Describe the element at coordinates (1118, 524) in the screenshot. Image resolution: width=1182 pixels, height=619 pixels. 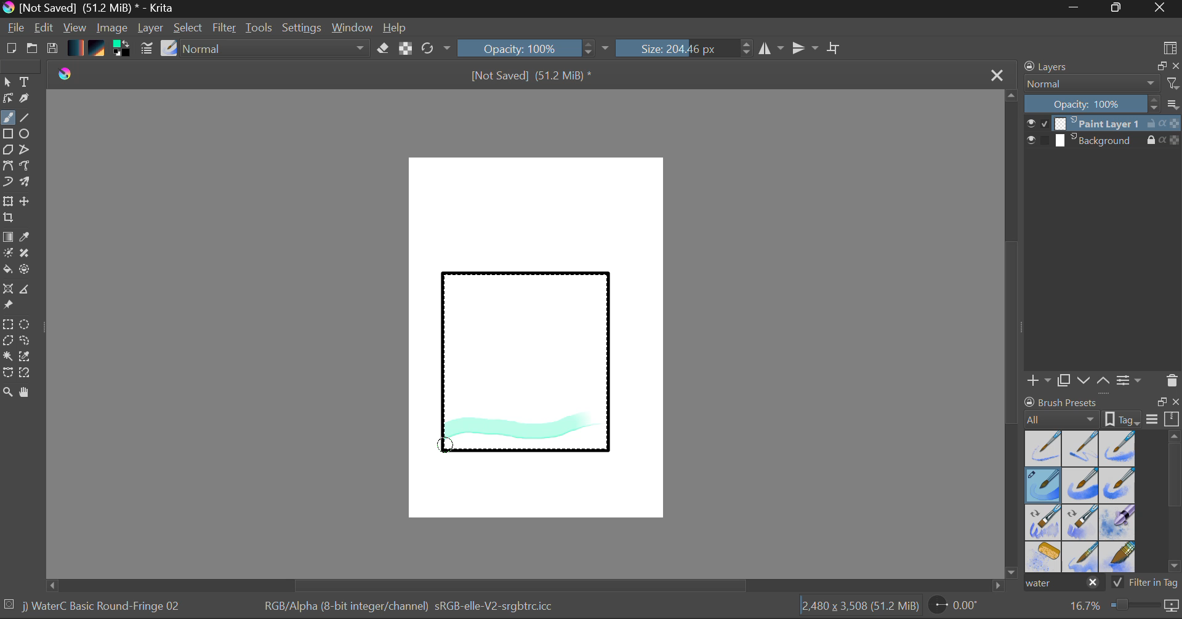
I see `Water C - Special Blobs` at that location.